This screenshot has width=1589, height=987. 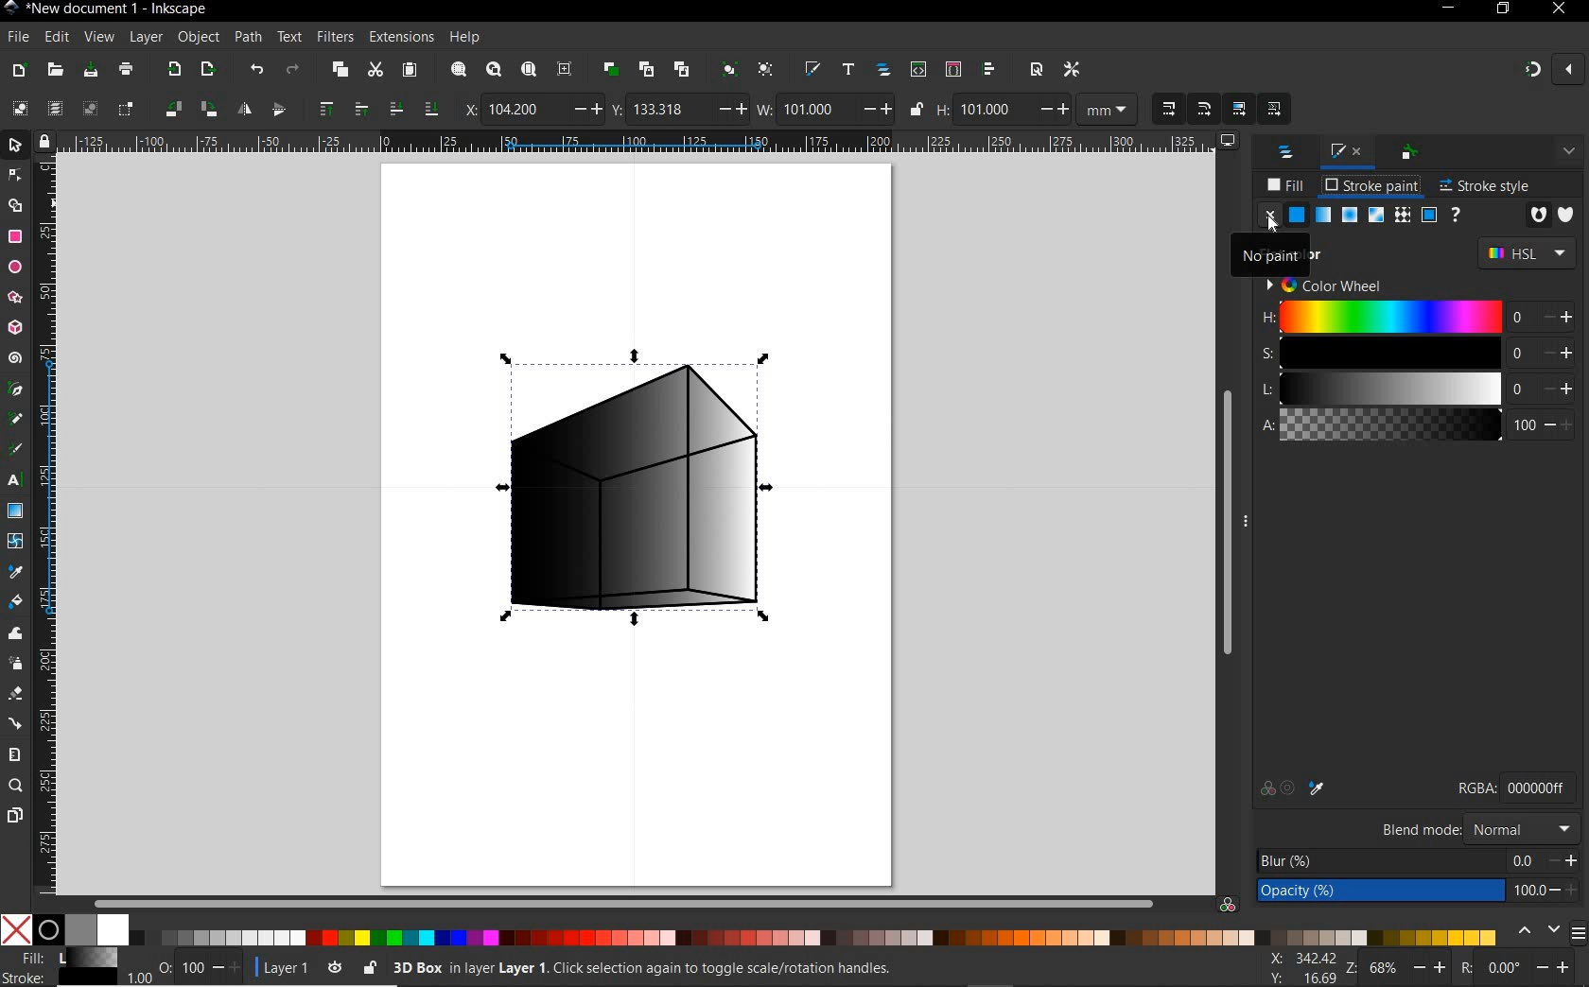 I want to click on OBJECT ROTATE, so click(x=208, y=109).